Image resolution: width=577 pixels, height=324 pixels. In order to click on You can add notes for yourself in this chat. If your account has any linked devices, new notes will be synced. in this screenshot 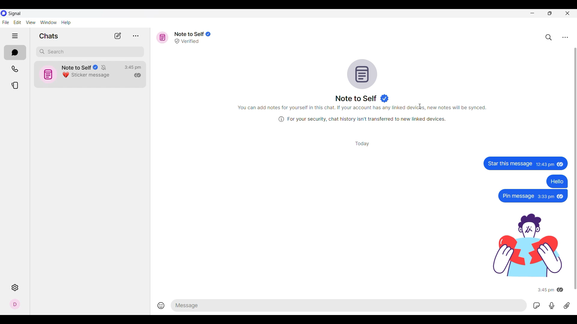, I will do `click(360, 108)`.